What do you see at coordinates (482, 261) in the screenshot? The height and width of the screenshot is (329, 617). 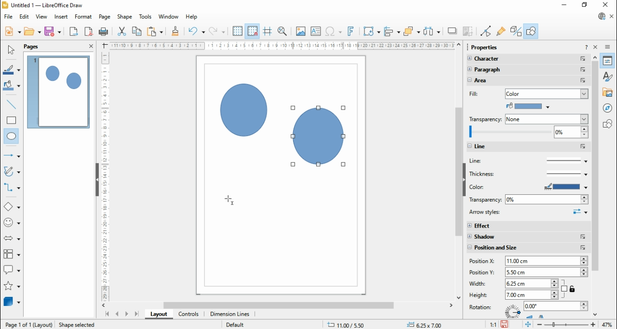 I see `position X` at bounding box center [482, 261].